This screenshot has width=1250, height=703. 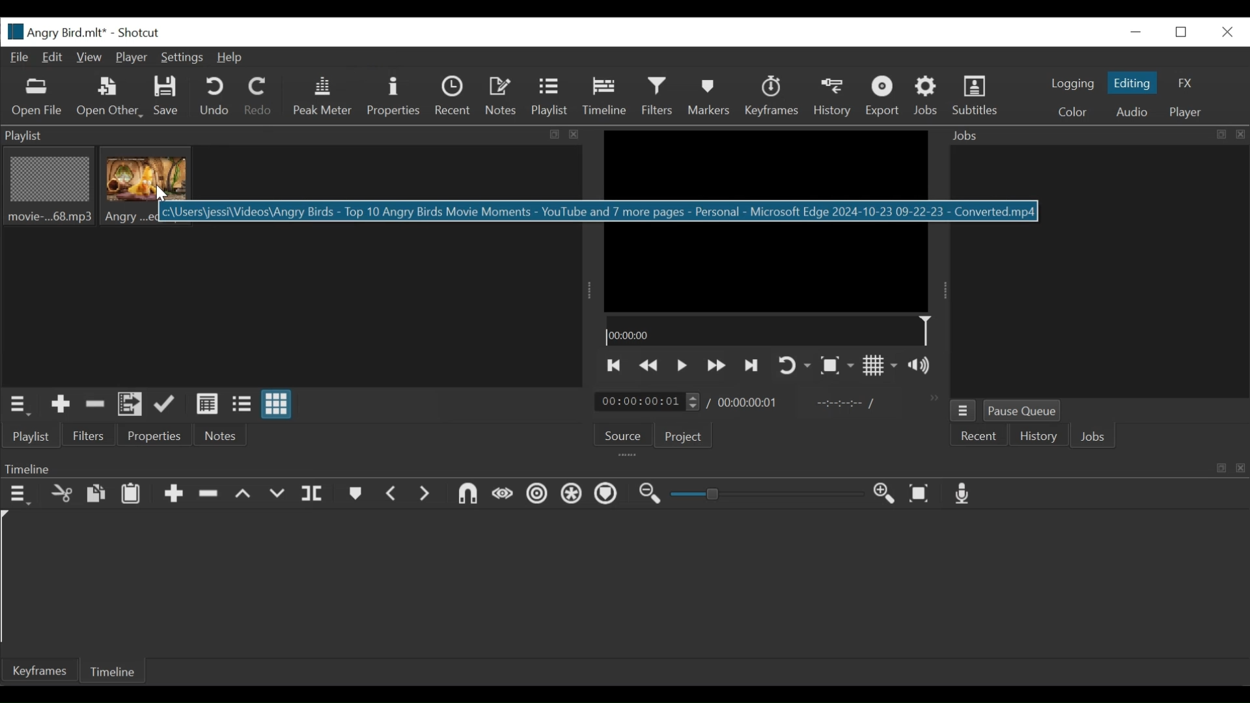 What do you see at coordinates (1037, 435) in the screenshot?
I see `History` at bounding box center [1037, 435].